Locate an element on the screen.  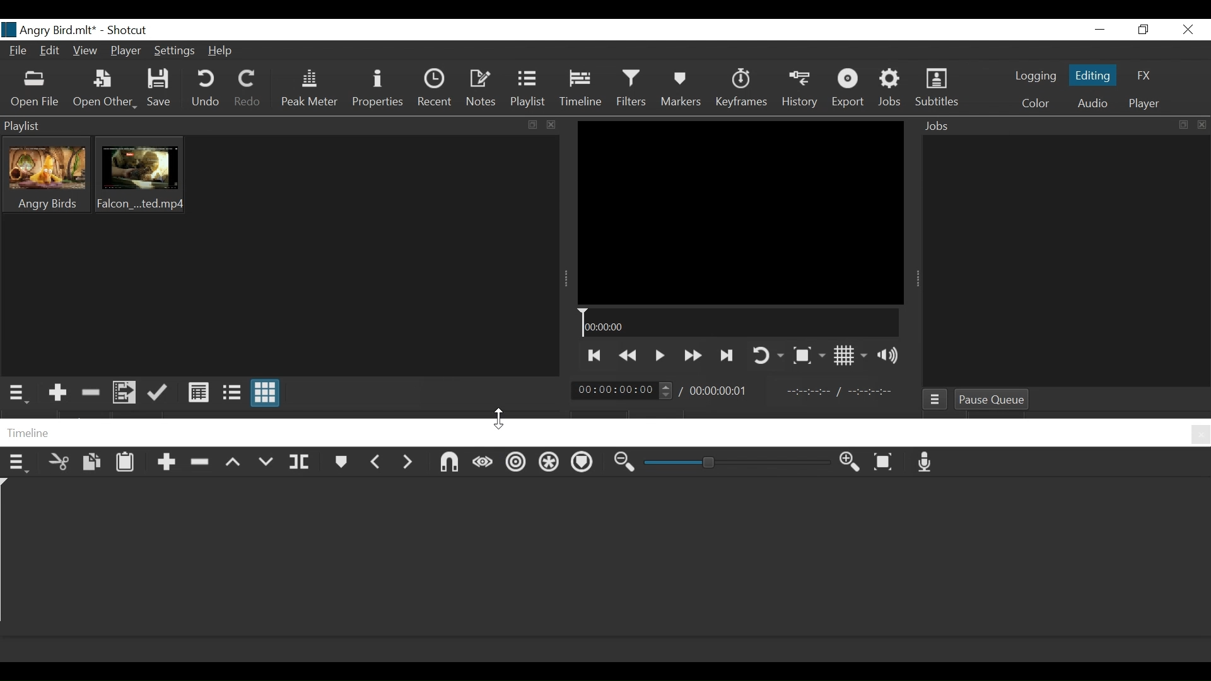
Zoom timeline in is located at coordinates (622, 464).